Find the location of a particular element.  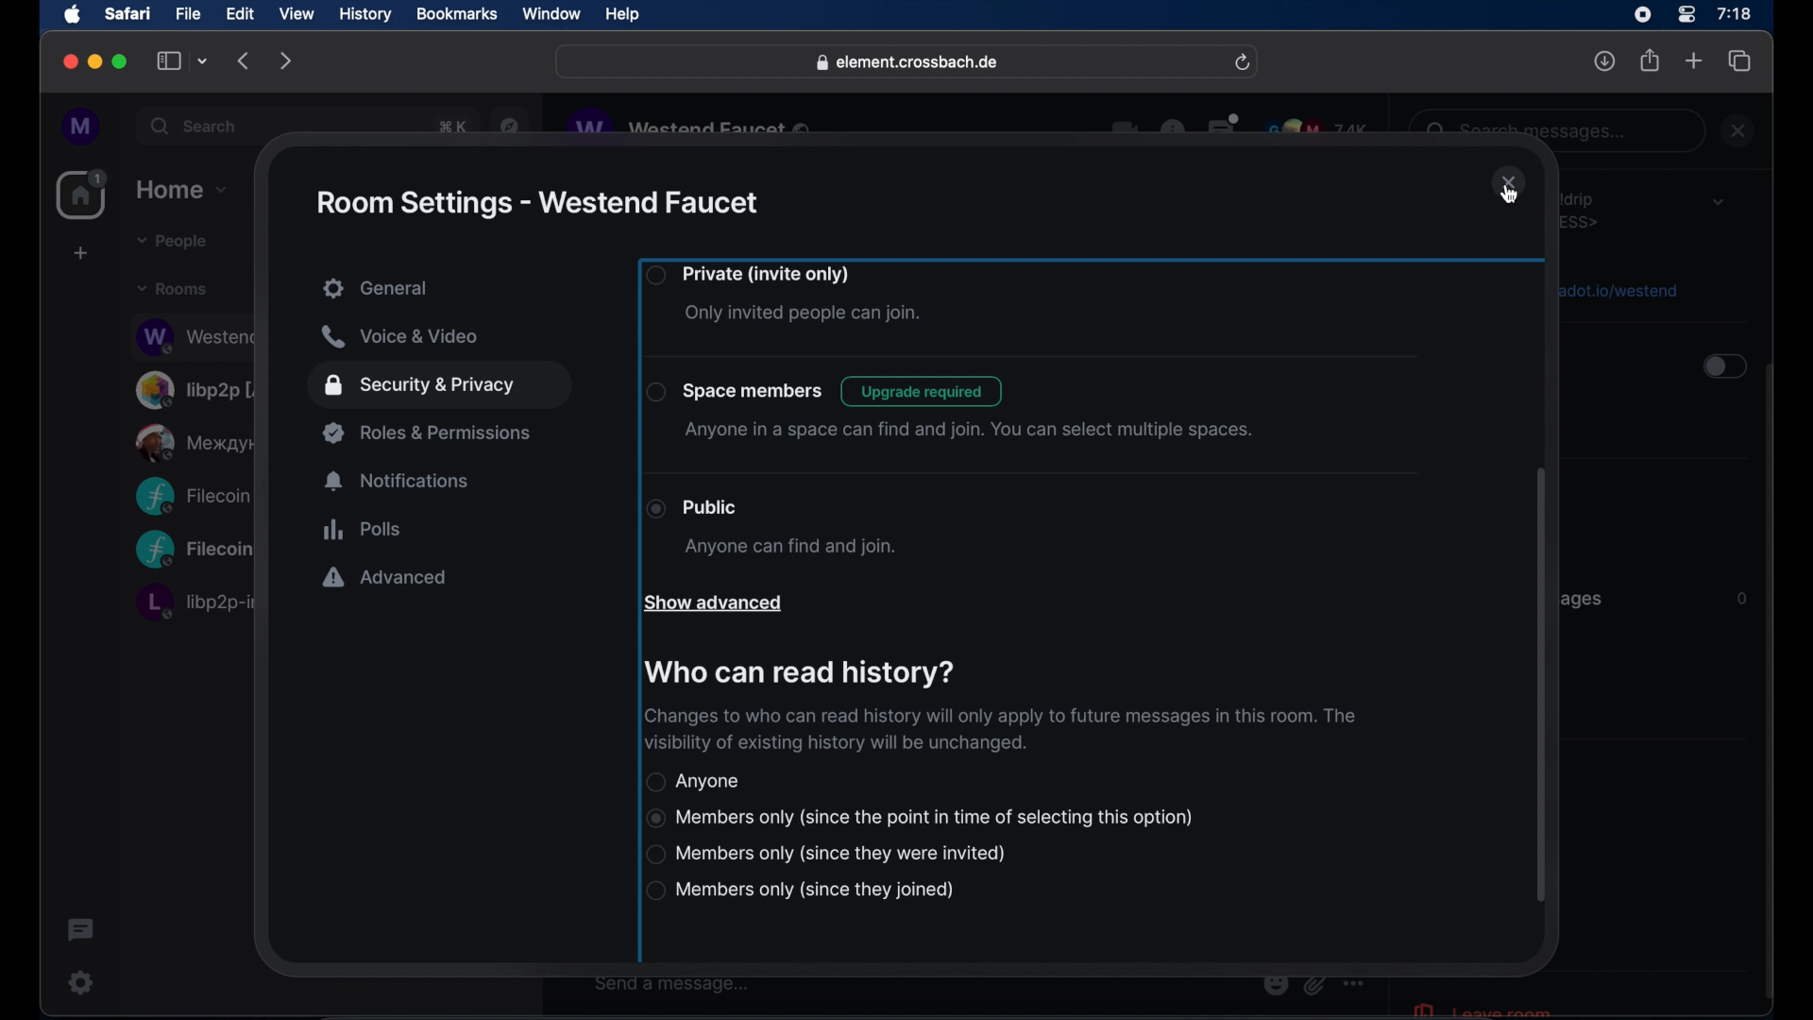

notifications is located at coordinates (398, 482).